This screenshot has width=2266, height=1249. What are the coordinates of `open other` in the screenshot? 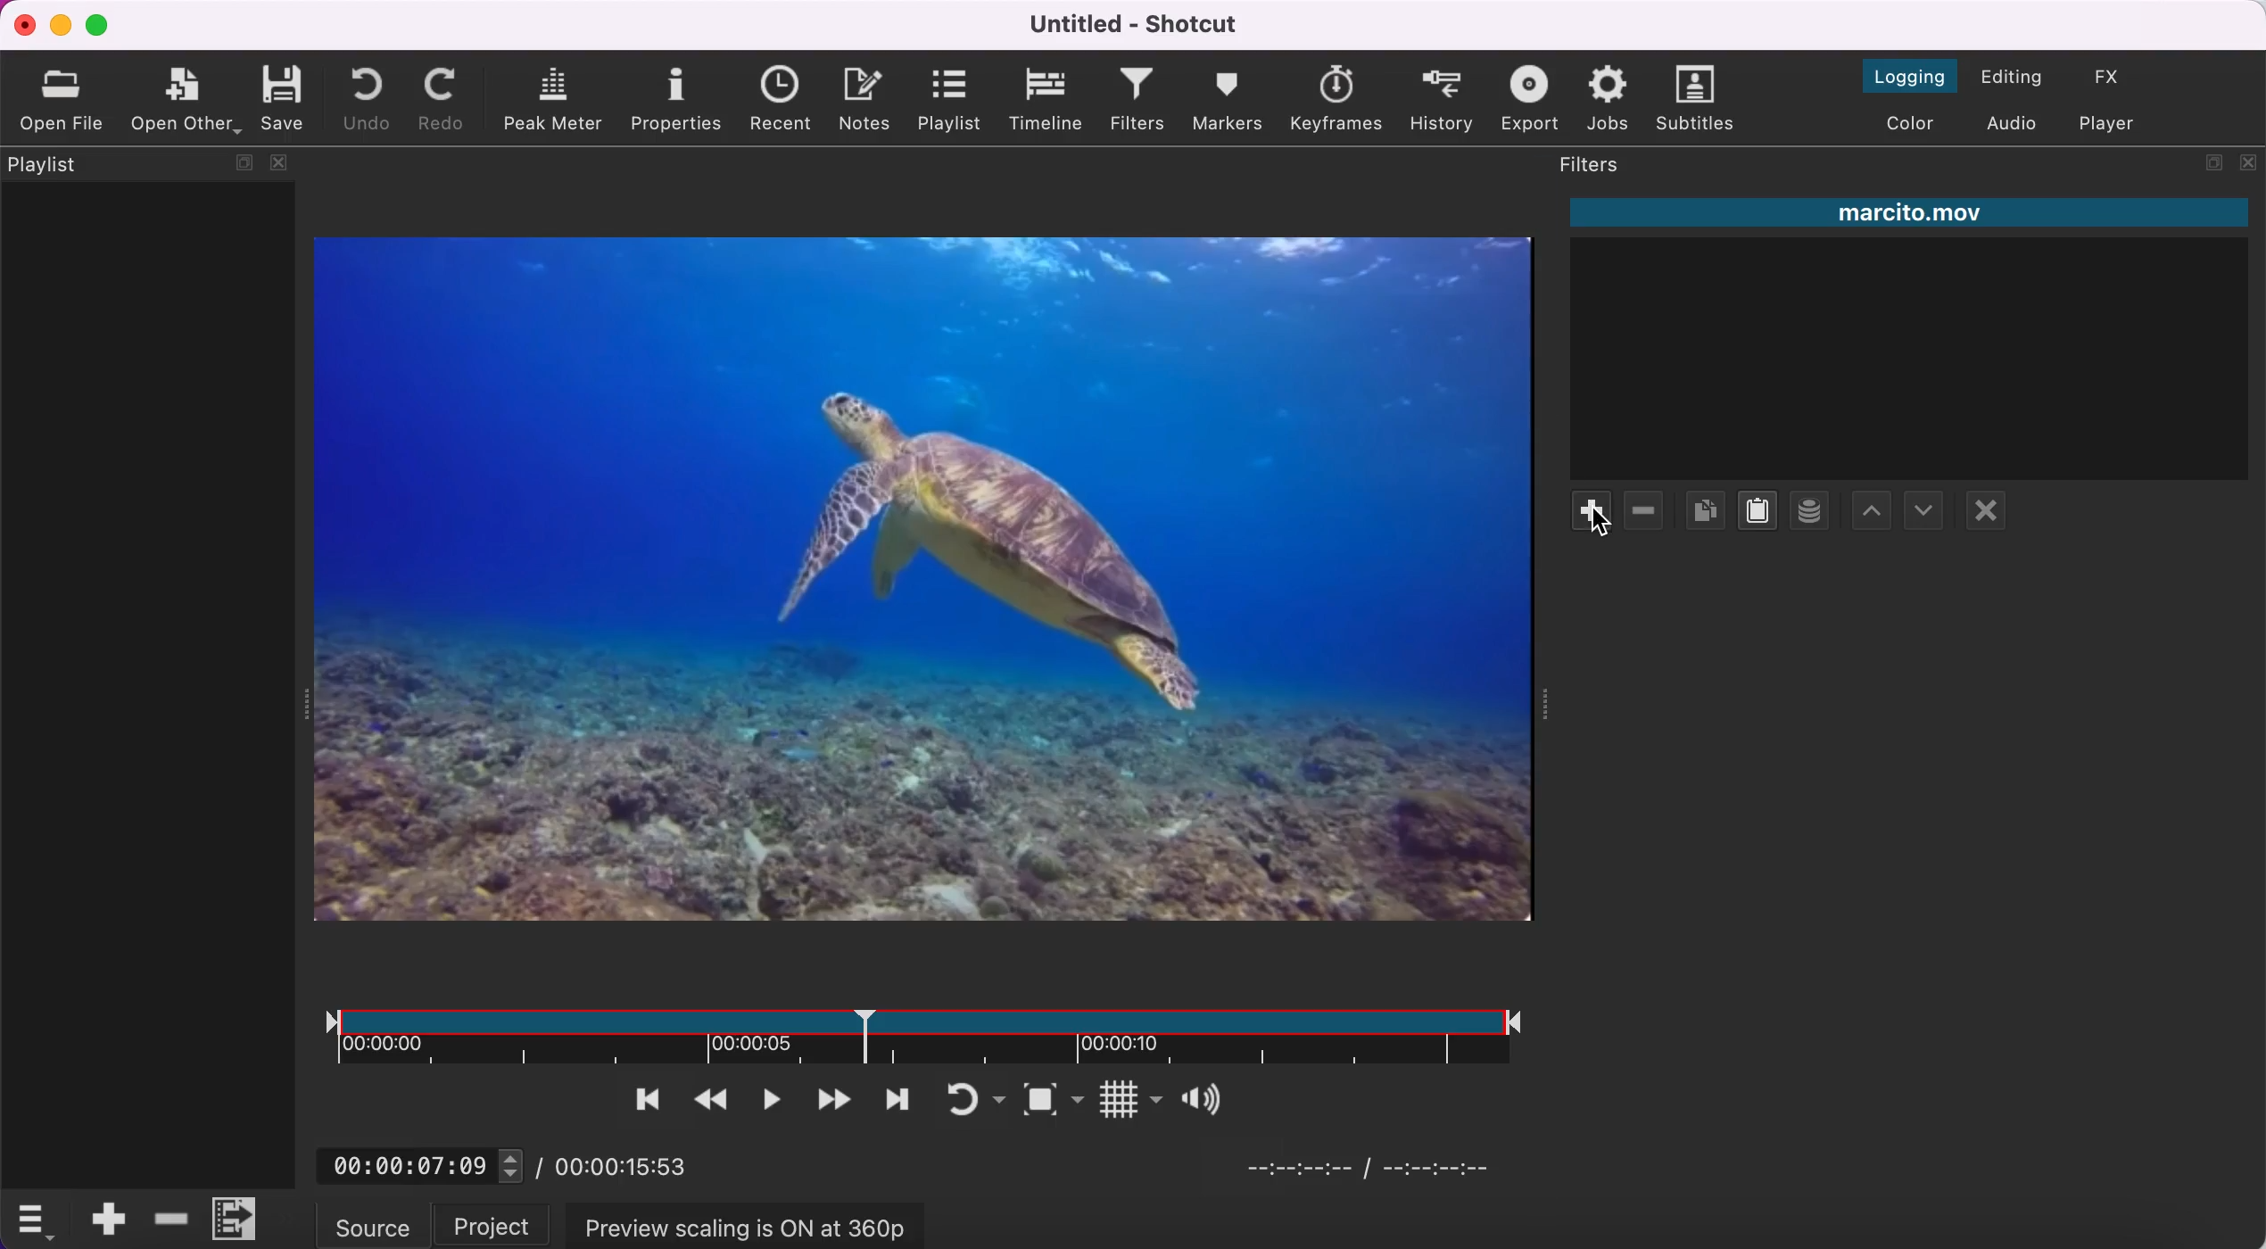 It's located at (186, 100).